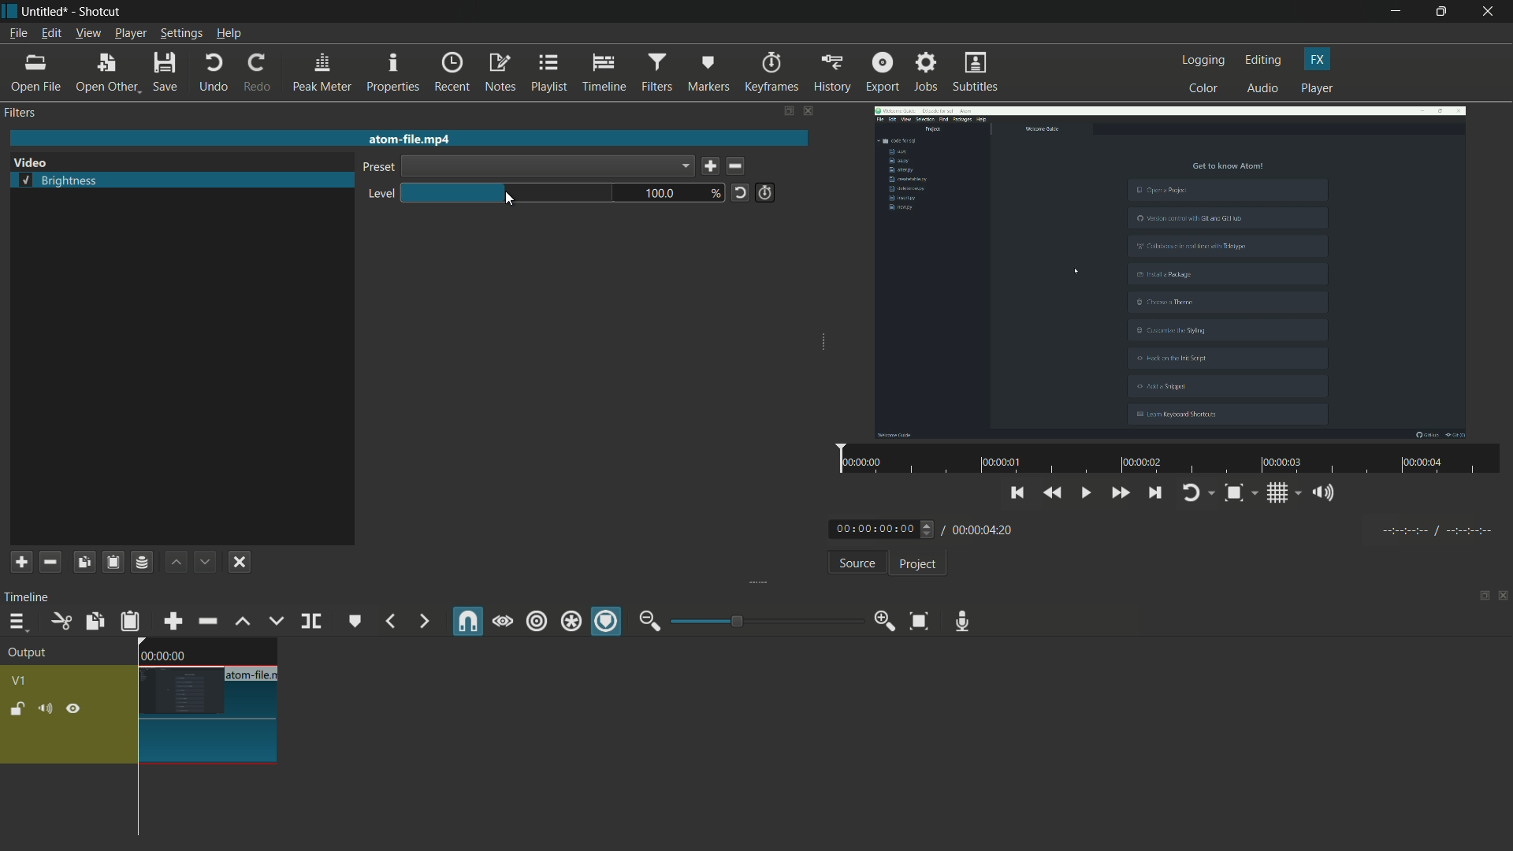 This screenshot has width=1513, height=851. What do you see at coordinates (605, 73) in the screenshot?
I see `timeline` at bounding box center [605, 73].